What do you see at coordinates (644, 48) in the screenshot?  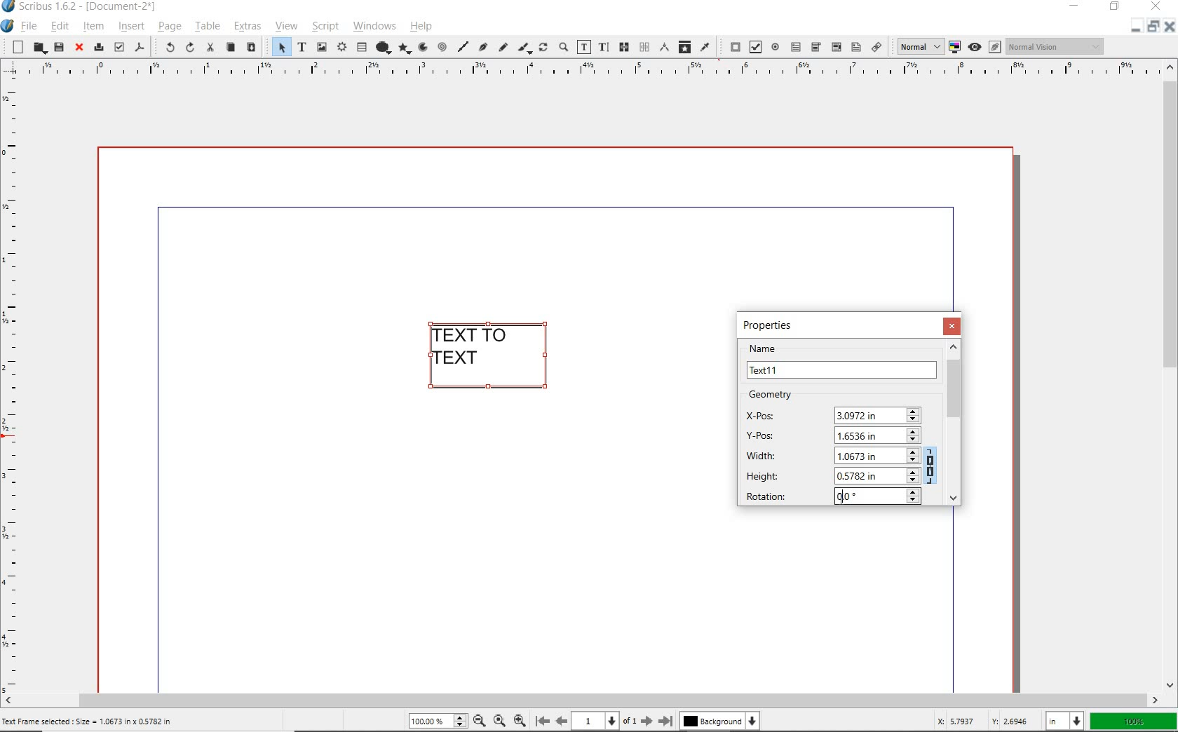 I see `unlink text frames` at bounding box center [644, 48].